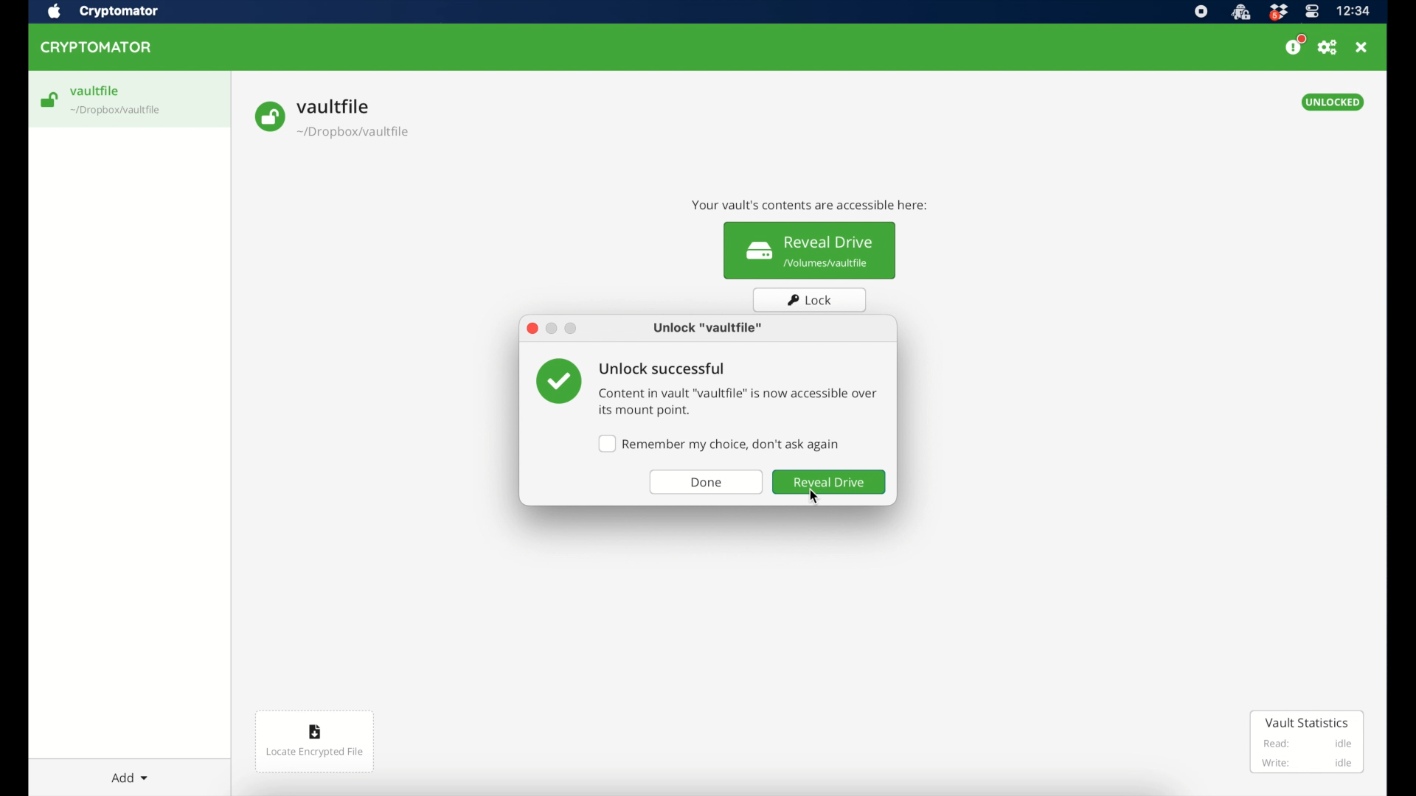 This screenshot has width=1416, height=796. I want to click on Your vault's contents are accessible here:, so click(813, 202).